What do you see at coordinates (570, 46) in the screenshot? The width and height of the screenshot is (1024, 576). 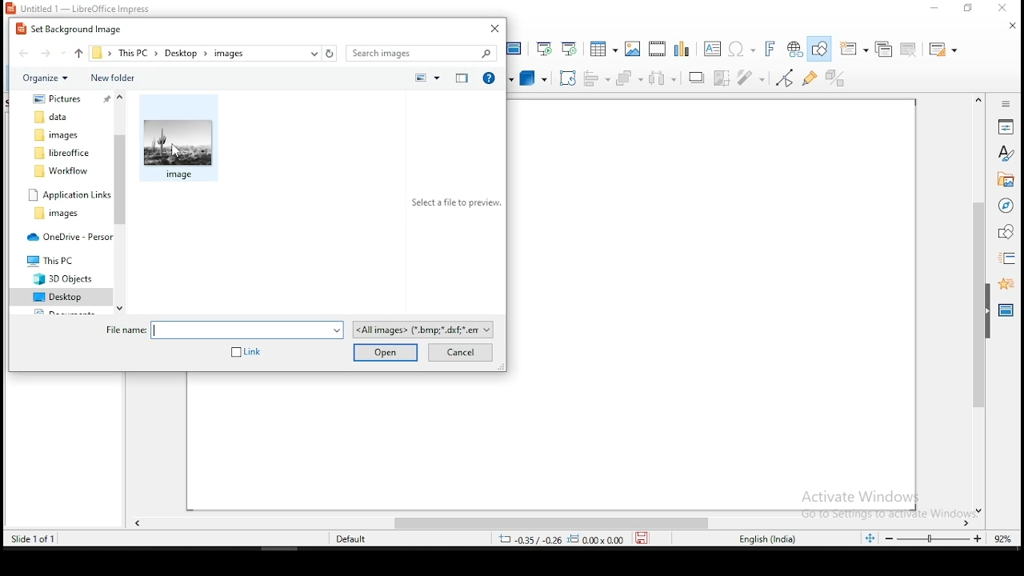 I see `start from current slide` at bounding box center [570, 46].